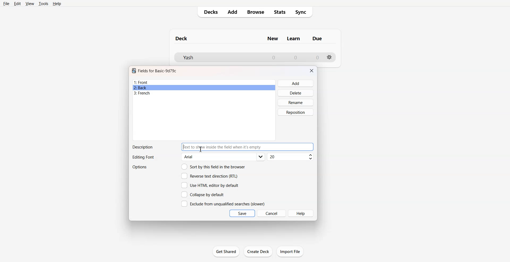  I want to click on Cancel, so click(272, 213).